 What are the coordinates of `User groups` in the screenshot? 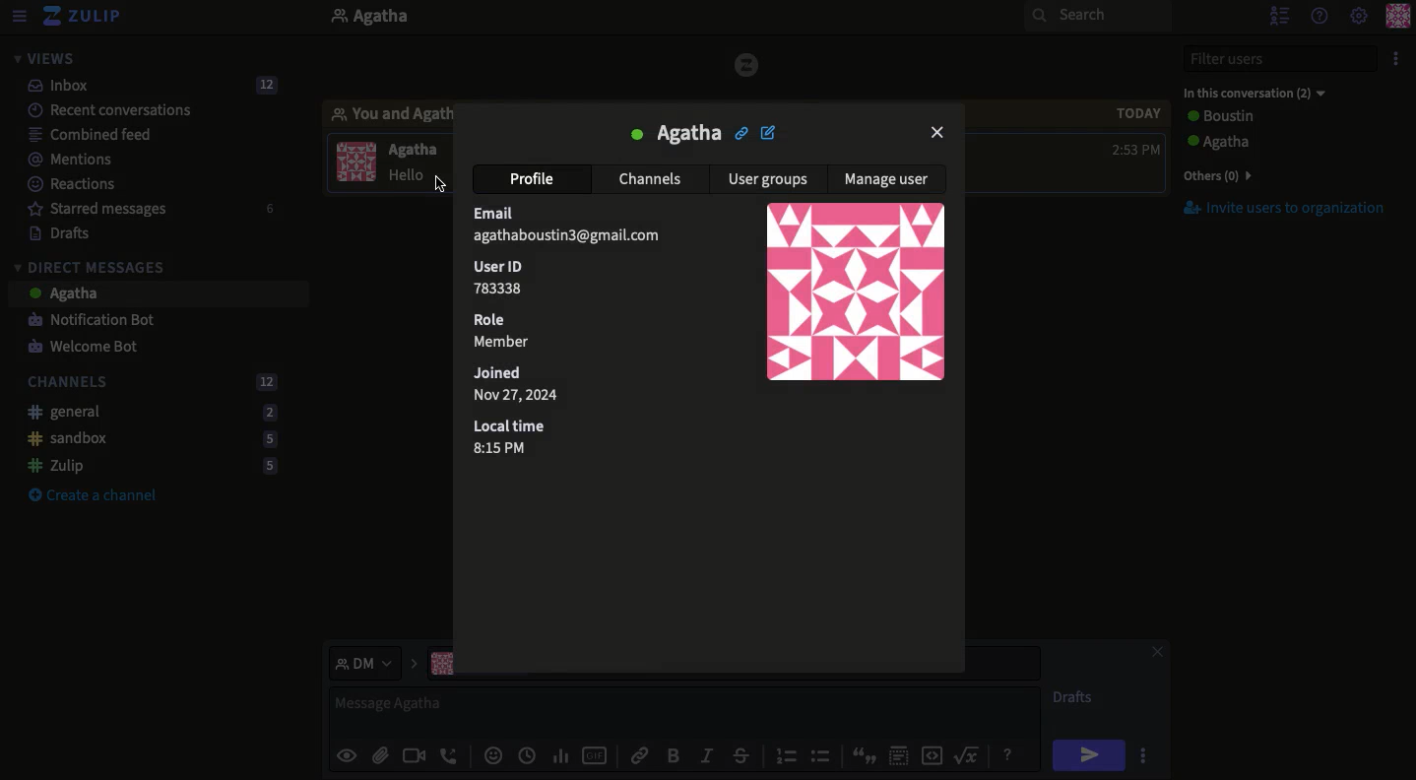 It's located at (770, 179).